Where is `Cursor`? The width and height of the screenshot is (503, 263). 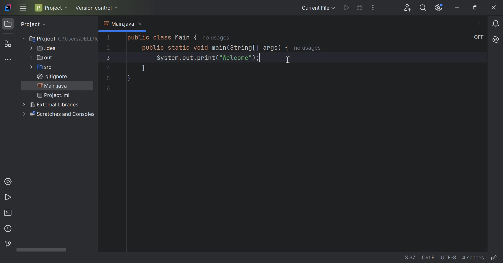
Cursor is located at coordinates (288, 60).